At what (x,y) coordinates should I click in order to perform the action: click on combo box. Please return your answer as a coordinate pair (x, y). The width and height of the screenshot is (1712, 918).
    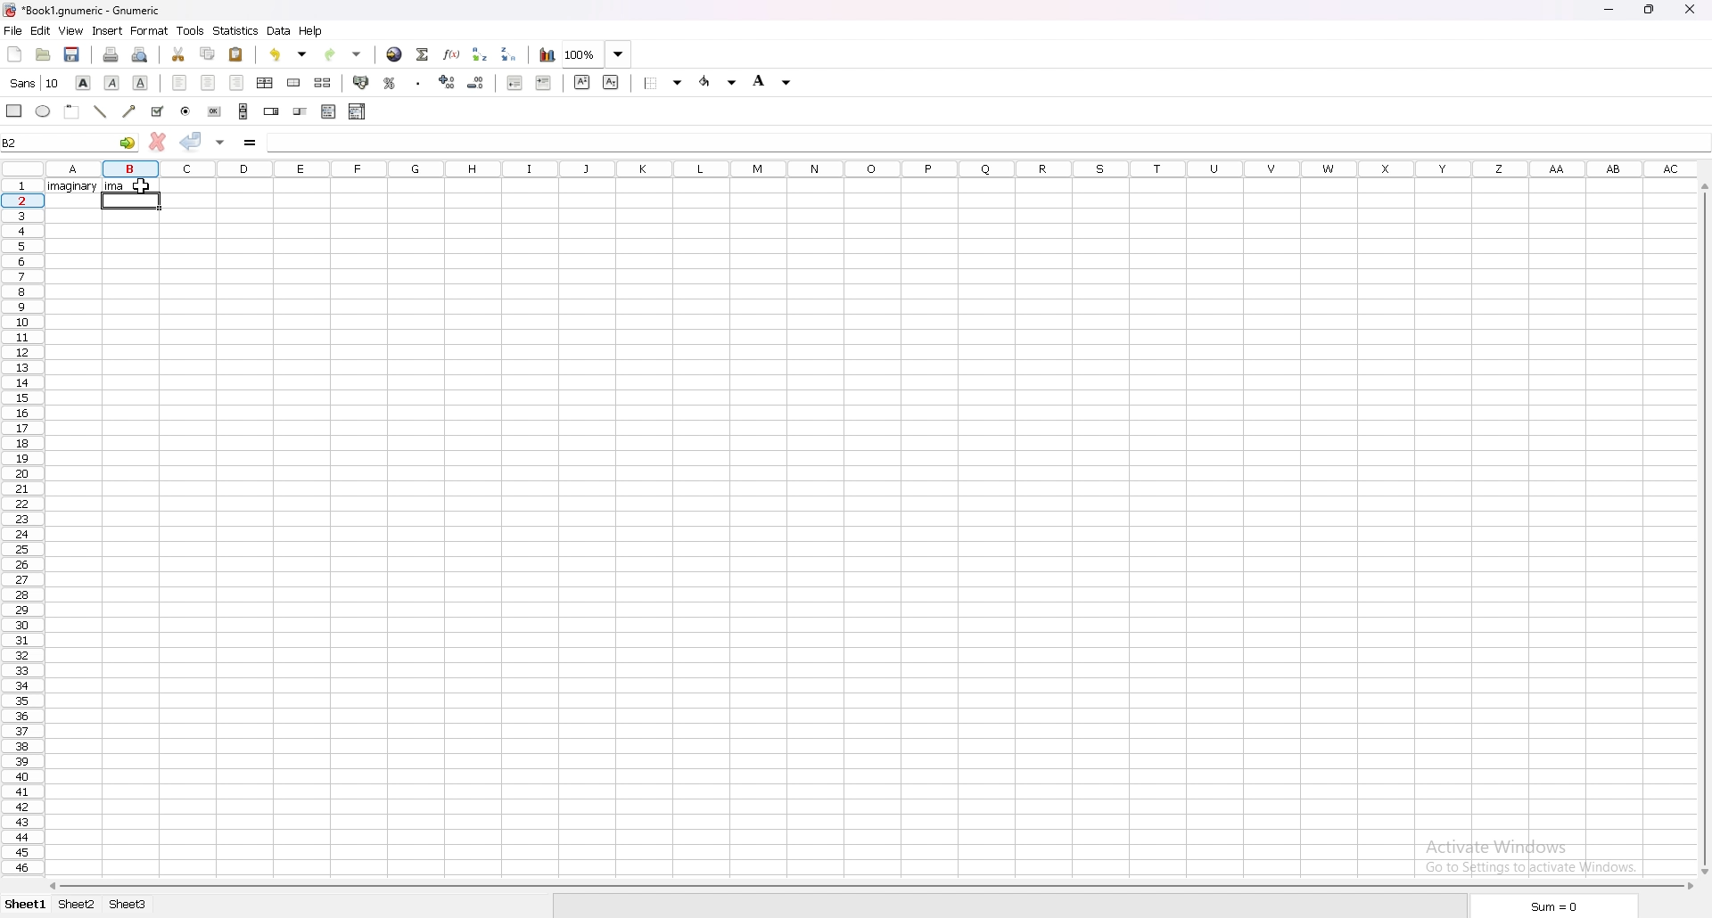
    Looking at the image, I should click on (358, 112).